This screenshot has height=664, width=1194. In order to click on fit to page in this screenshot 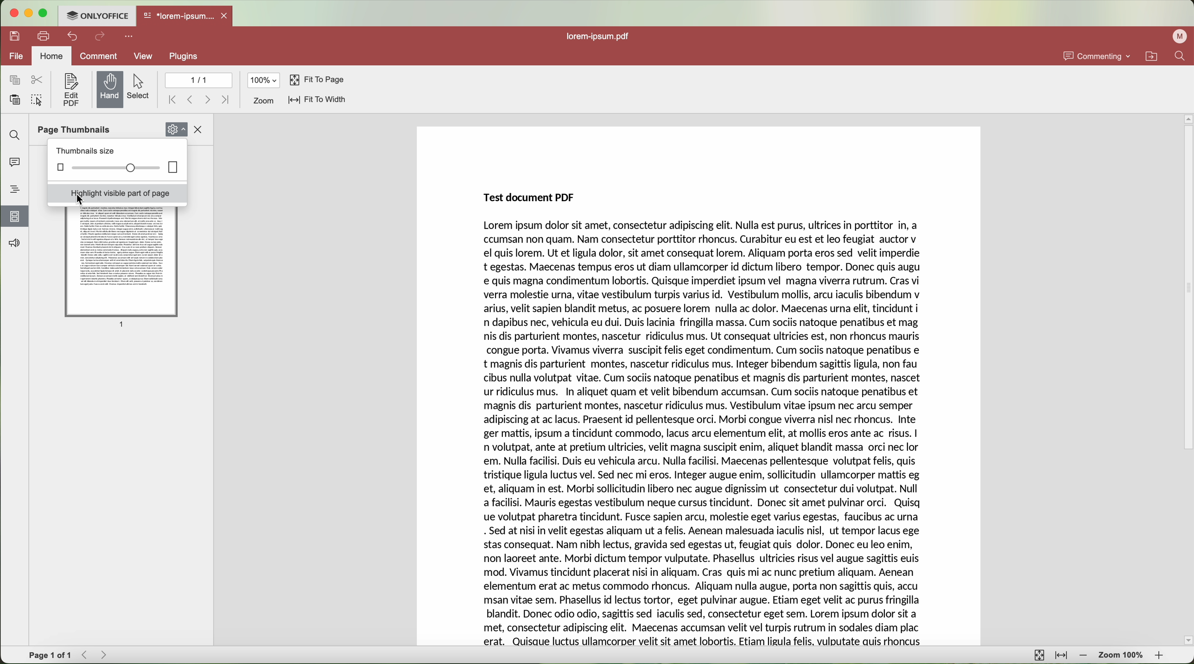, I will do `click(317, 80)`.